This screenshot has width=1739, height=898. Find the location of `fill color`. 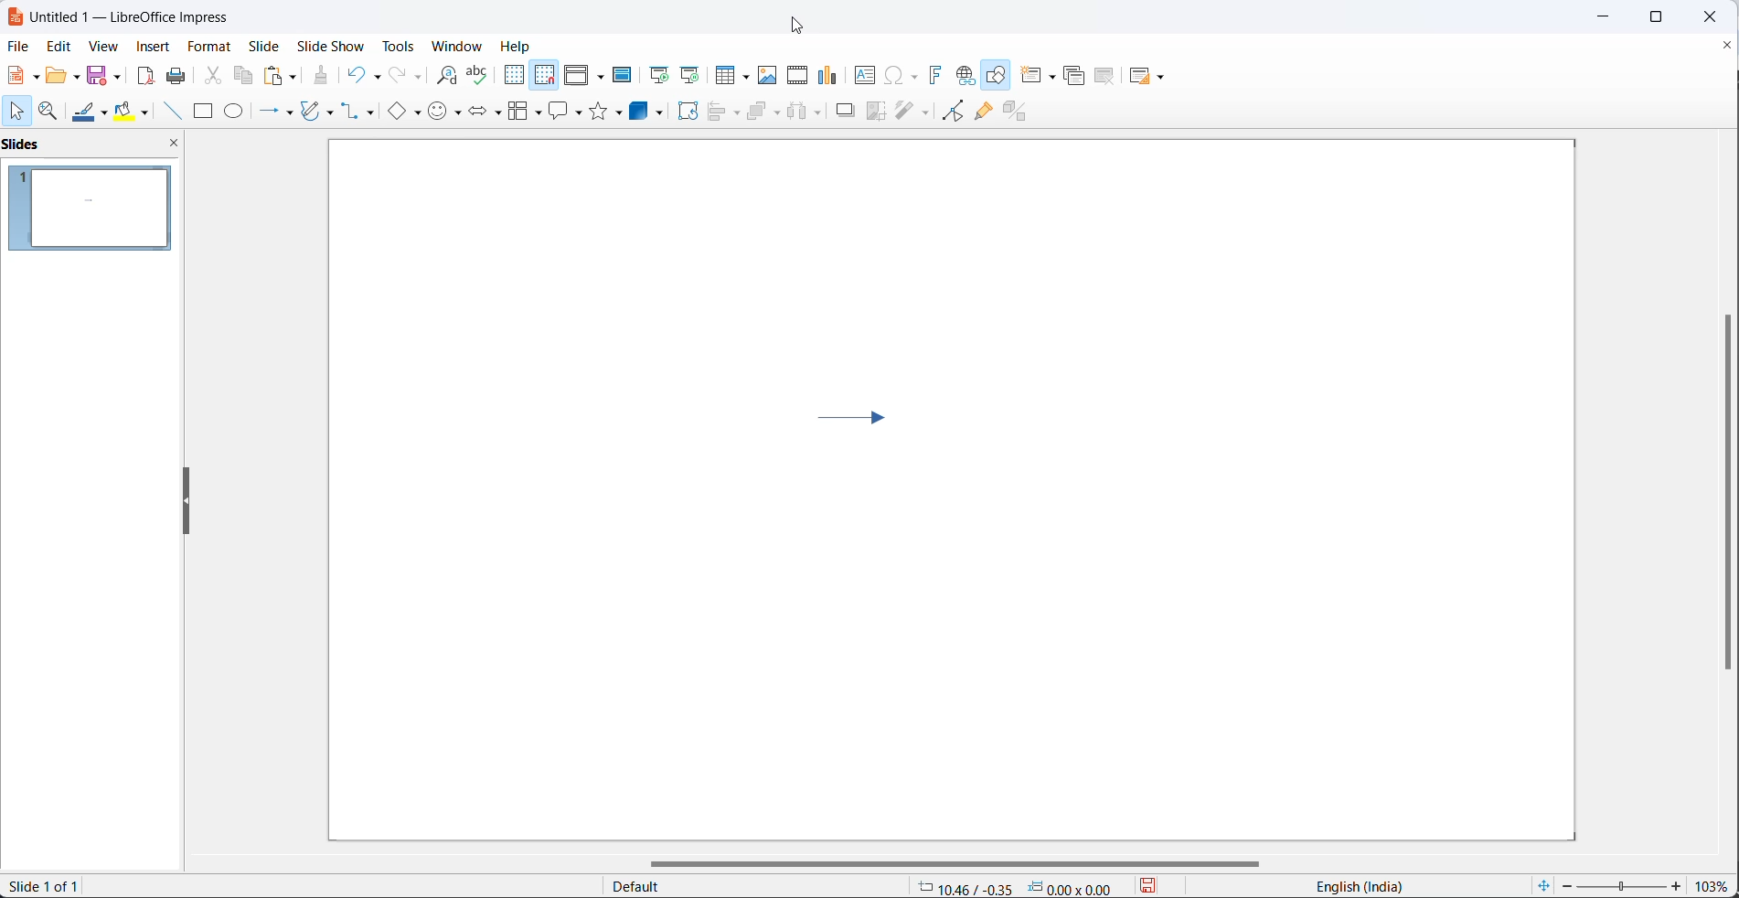

fill color is located at coordinates (133, 112).